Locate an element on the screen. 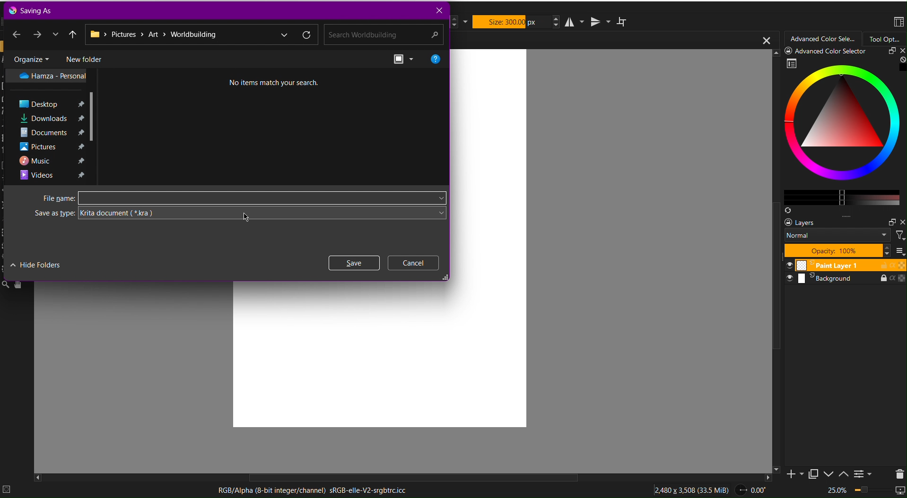 The height and width of the screenshot is (498, 907). Layer Settings is located at coordinates (843, 237).